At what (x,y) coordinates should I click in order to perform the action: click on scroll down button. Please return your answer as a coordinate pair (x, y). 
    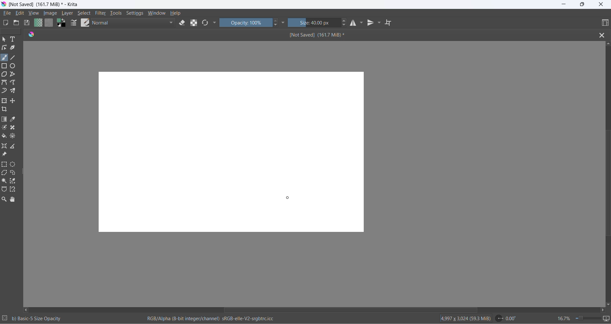
    Looking at the image, I should click on (607, 303).